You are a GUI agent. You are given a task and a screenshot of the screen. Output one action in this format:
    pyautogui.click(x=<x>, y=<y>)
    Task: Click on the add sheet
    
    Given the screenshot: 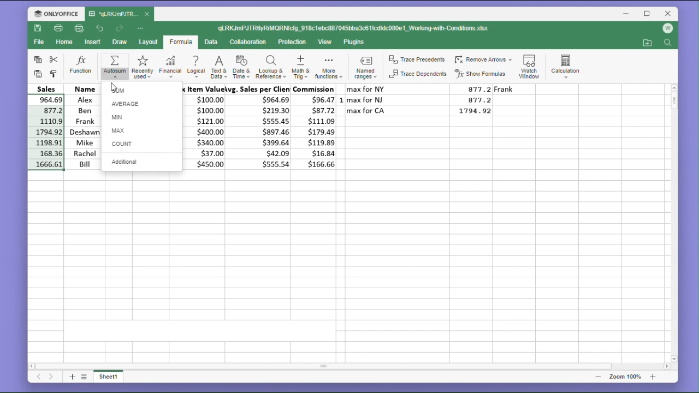 What is the action you would take?
    pyautogui.click(x=71, y=377)
    